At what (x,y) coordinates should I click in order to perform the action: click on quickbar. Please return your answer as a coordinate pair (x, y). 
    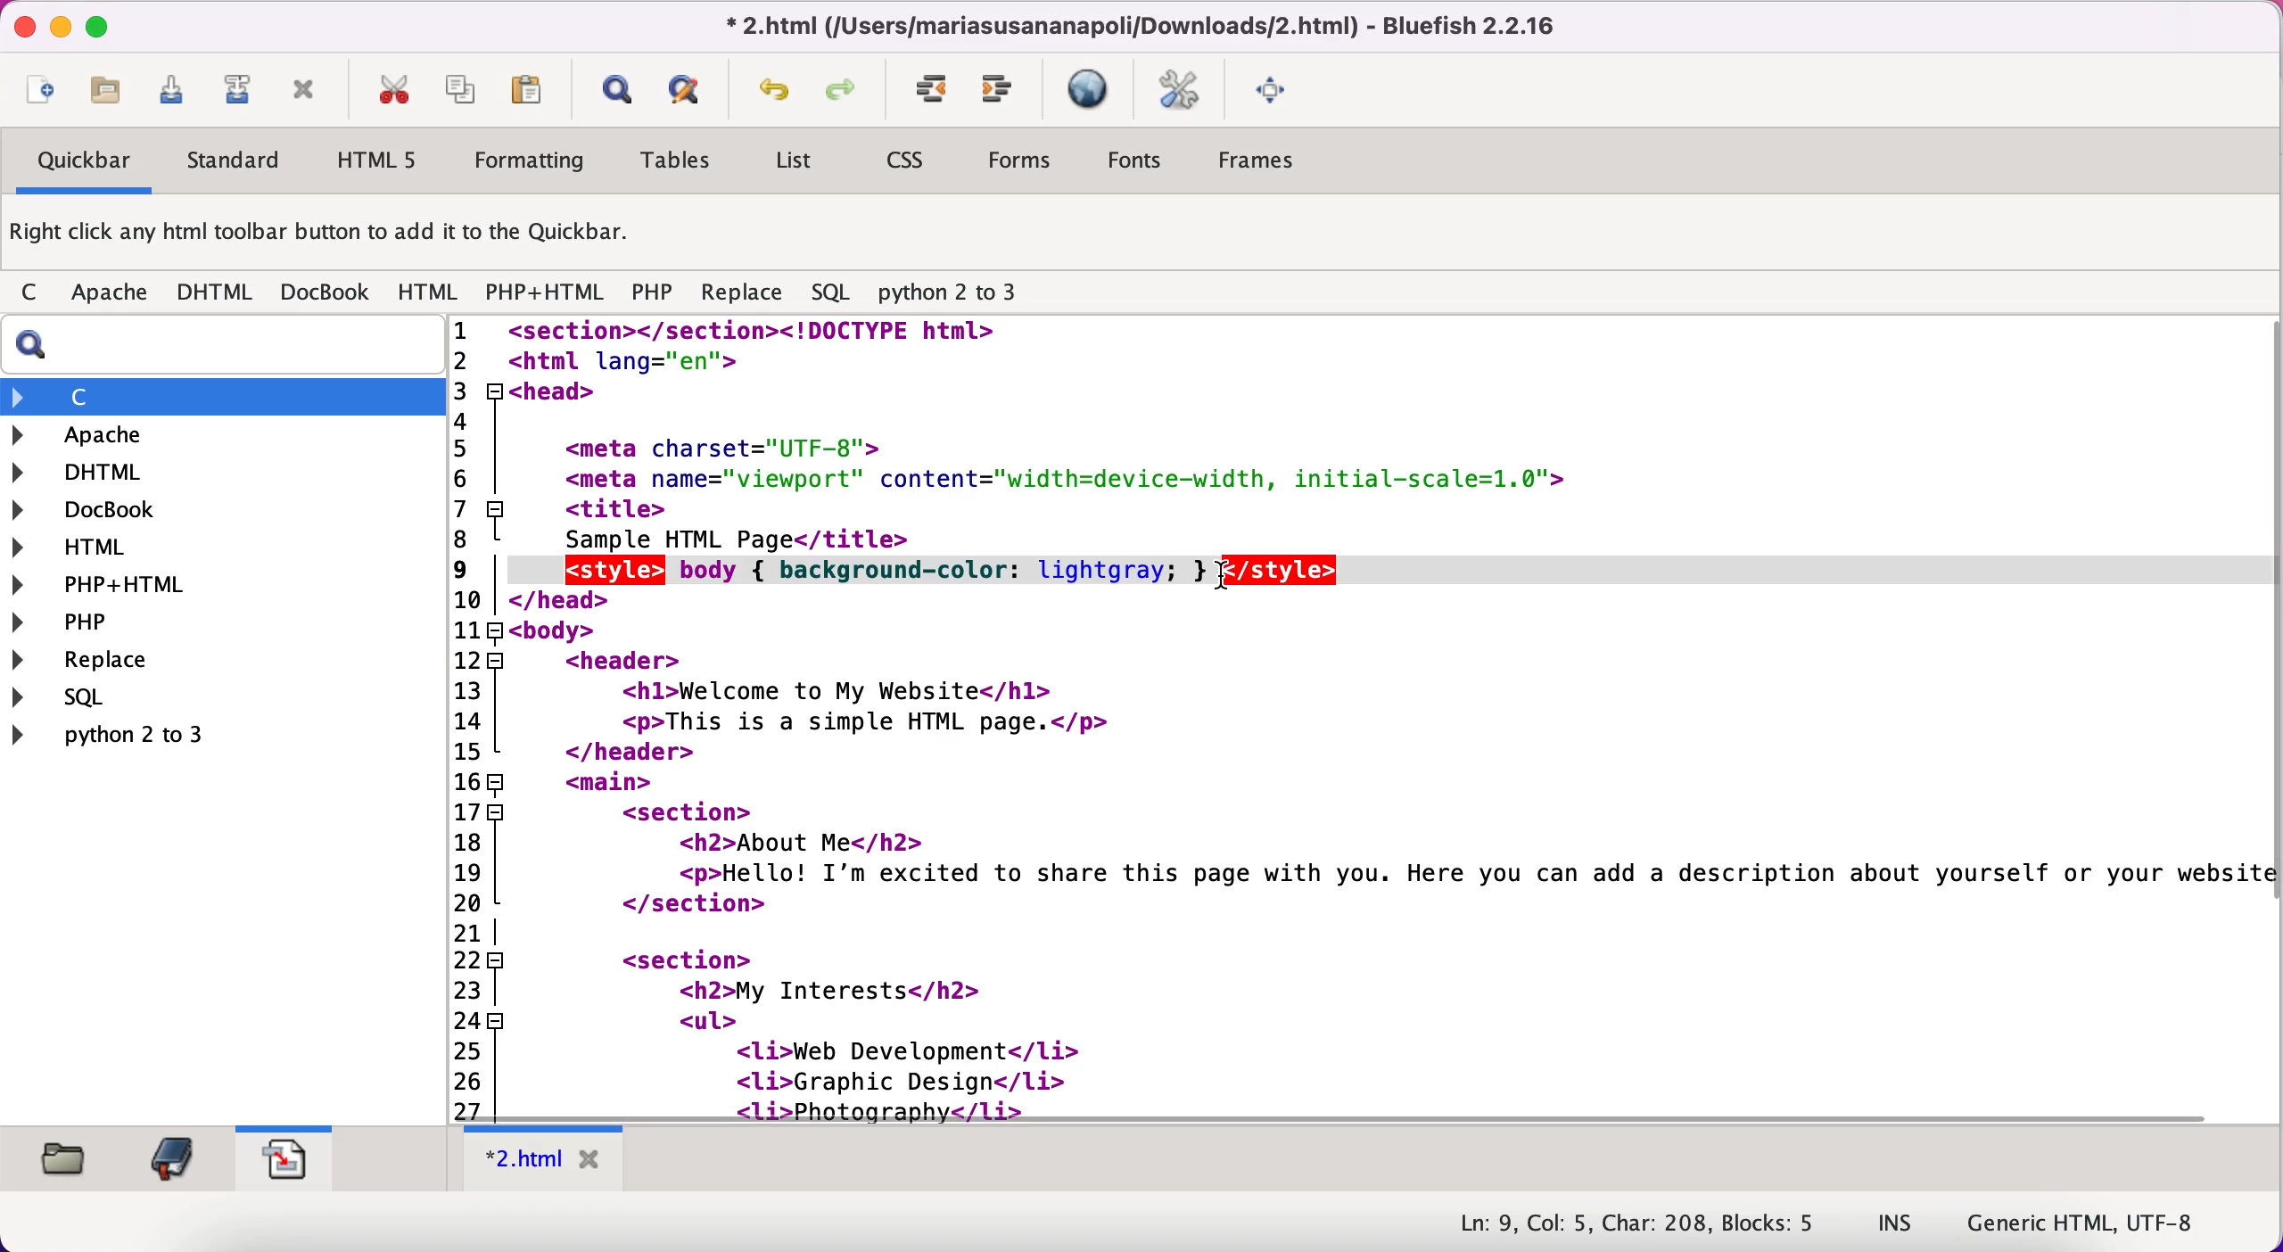
    Looking at the image, I should click on (81, 163).